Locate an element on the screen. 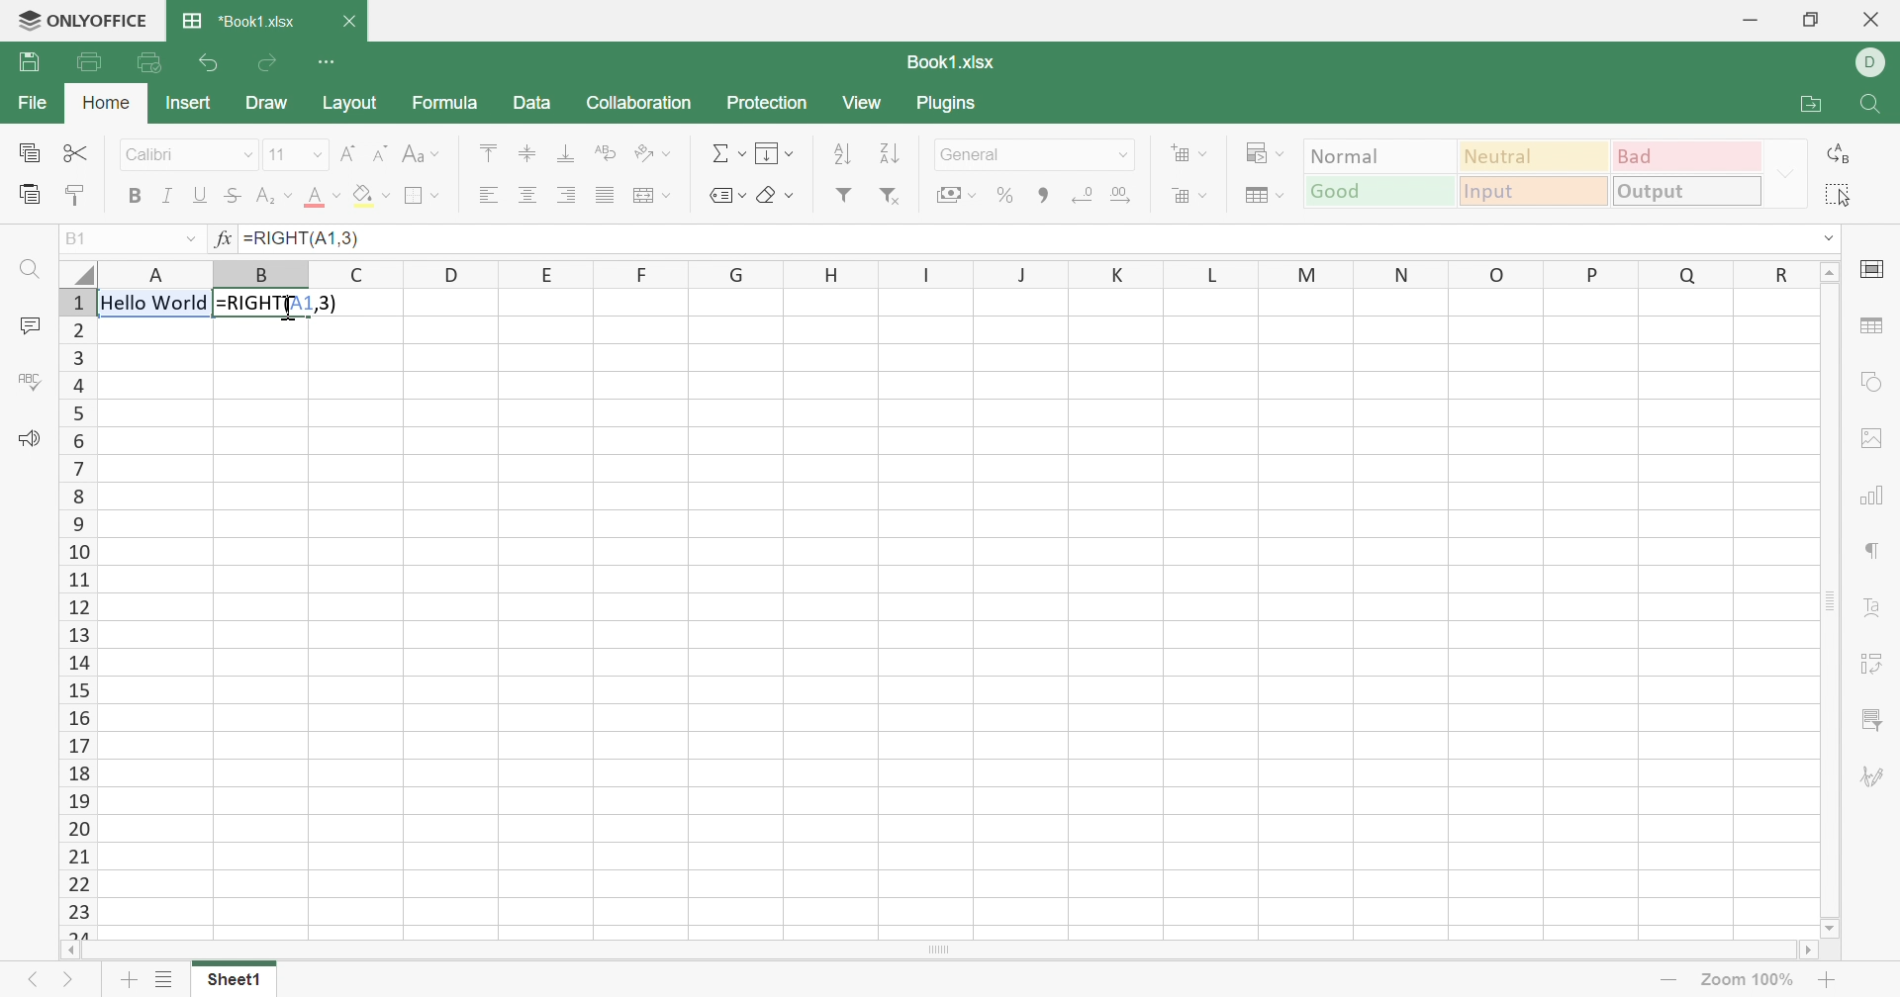  Scroll Up is located at coordinates (1824, 272).